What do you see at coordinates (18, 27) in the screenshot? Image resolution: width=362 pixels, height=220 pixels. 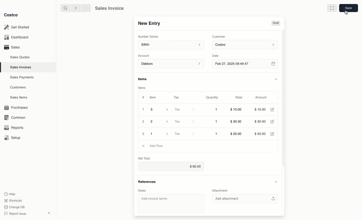 I see `Get Started` at bounding box center [18, 27].